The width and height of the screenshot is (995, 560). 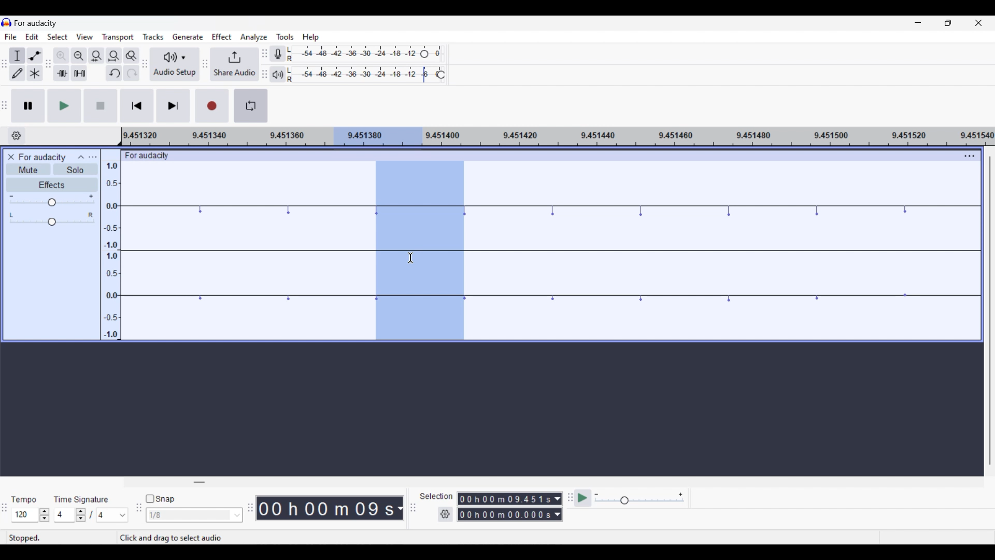 I want to click on Silence audio selection, so click(x=80, y=73).